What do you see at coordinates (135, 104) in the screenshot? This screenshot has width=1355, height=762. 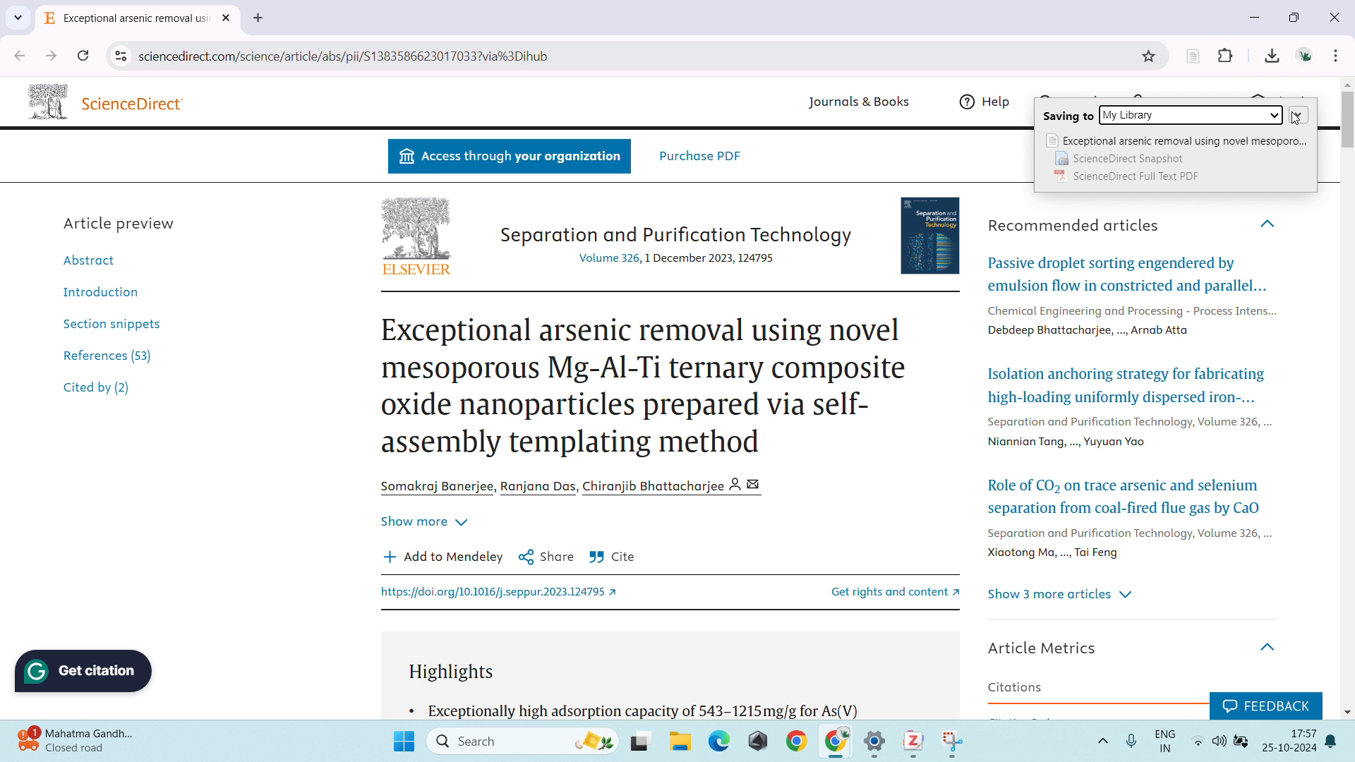 I see `ScienceDirect` at bounding box center [135, 104].